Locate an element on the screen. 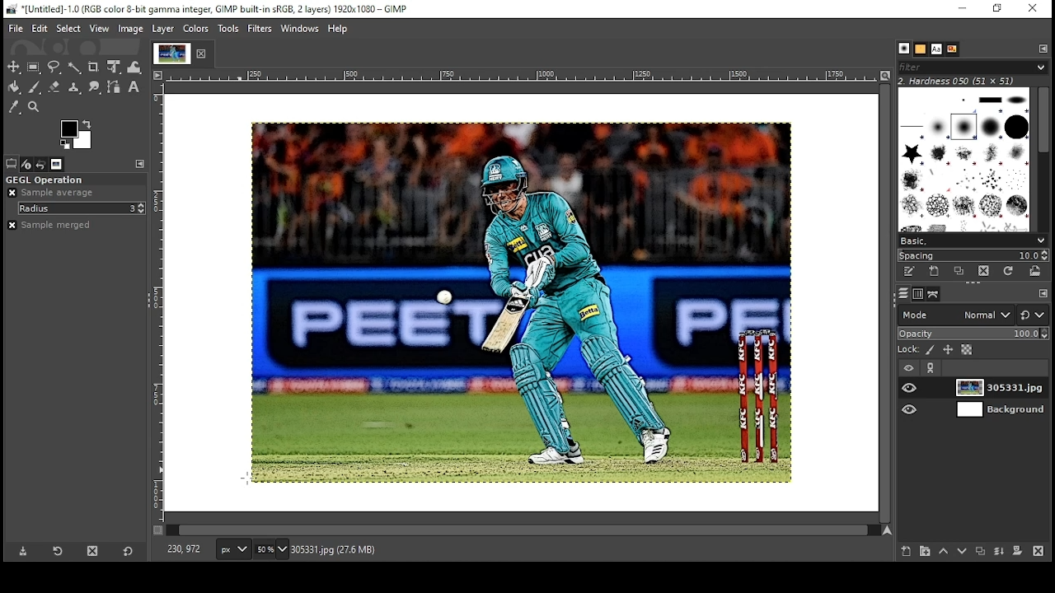  edit this brush is located at coordinates (910, 271).